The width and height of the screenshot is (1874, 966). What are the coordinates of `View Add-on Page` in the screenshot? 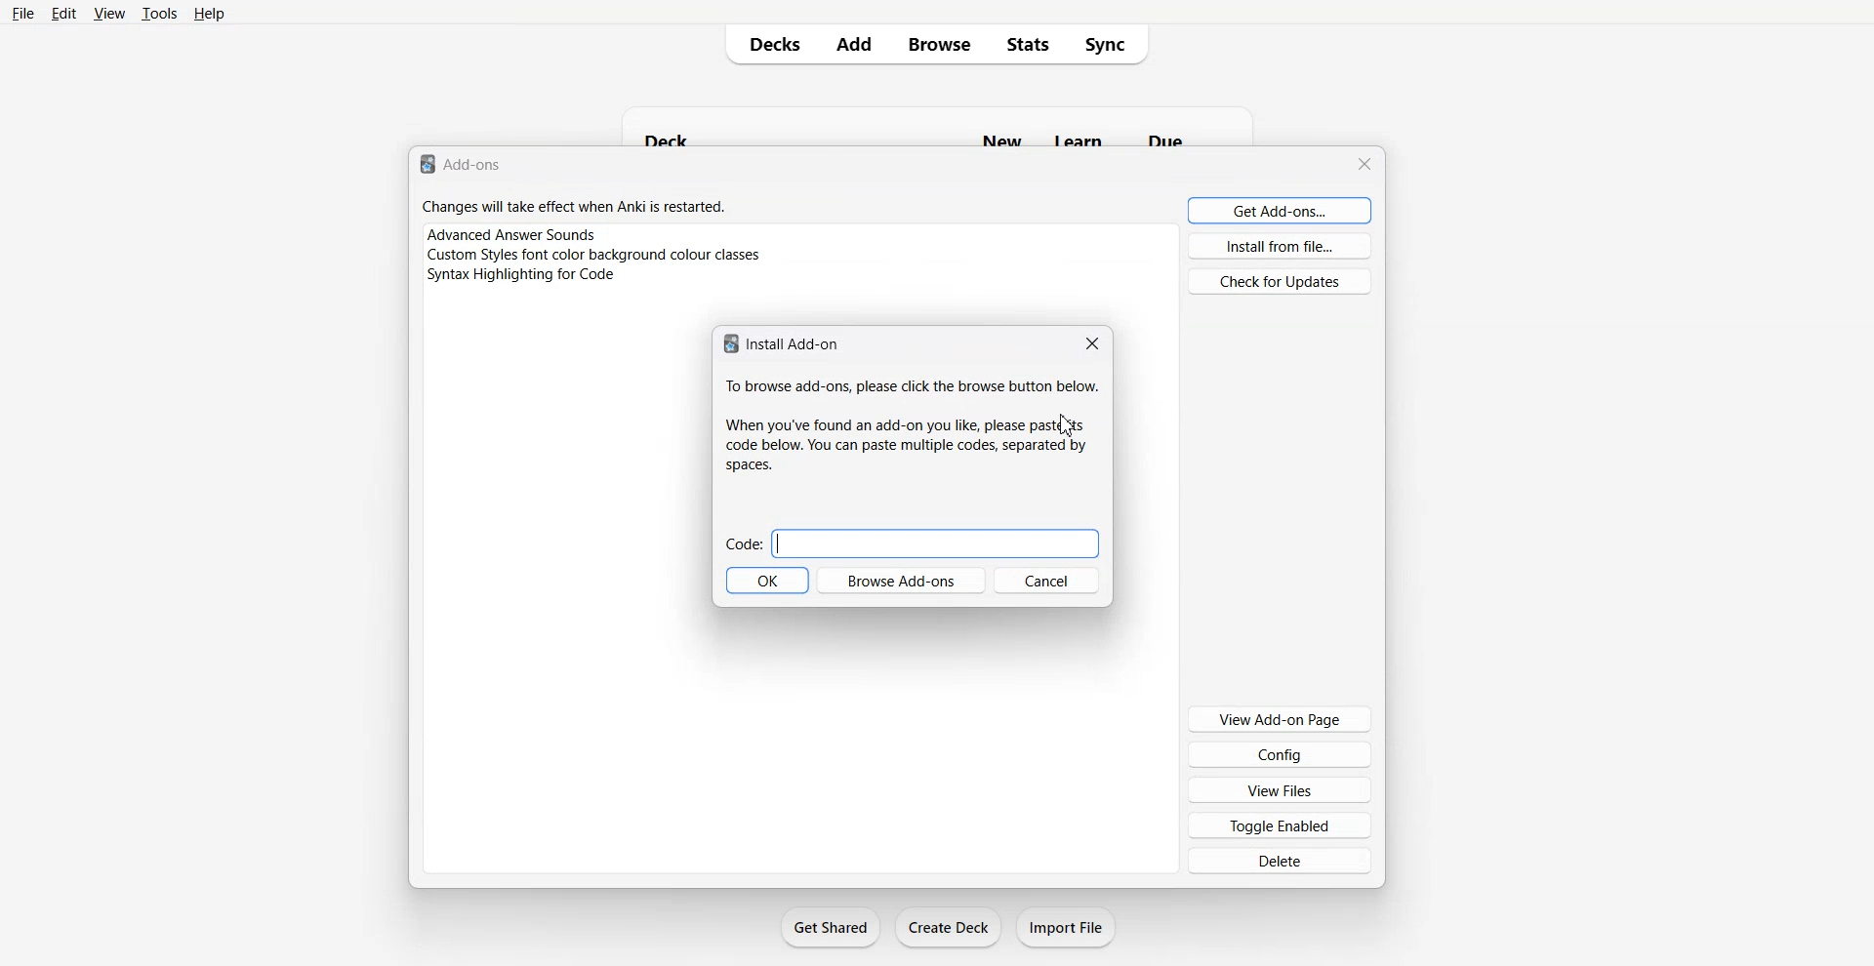 It's located at (1279, 718).